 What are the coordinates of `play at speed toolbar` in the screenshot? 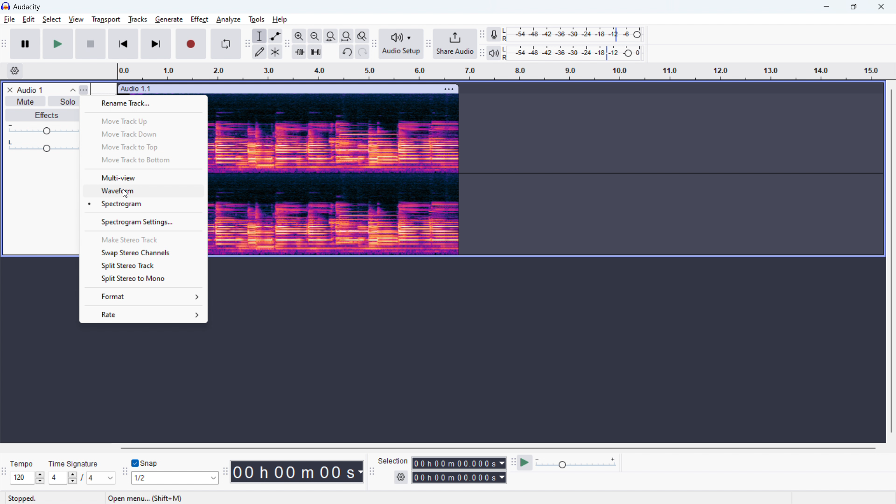 It's located at (512, 462).